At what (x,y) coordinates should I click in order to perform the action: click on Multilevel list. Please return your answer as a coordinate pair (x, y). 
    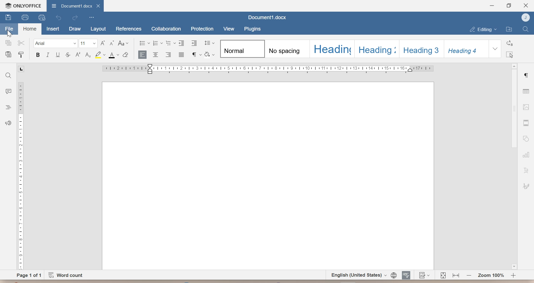
    Looking at the image, I should click on (171, 44).